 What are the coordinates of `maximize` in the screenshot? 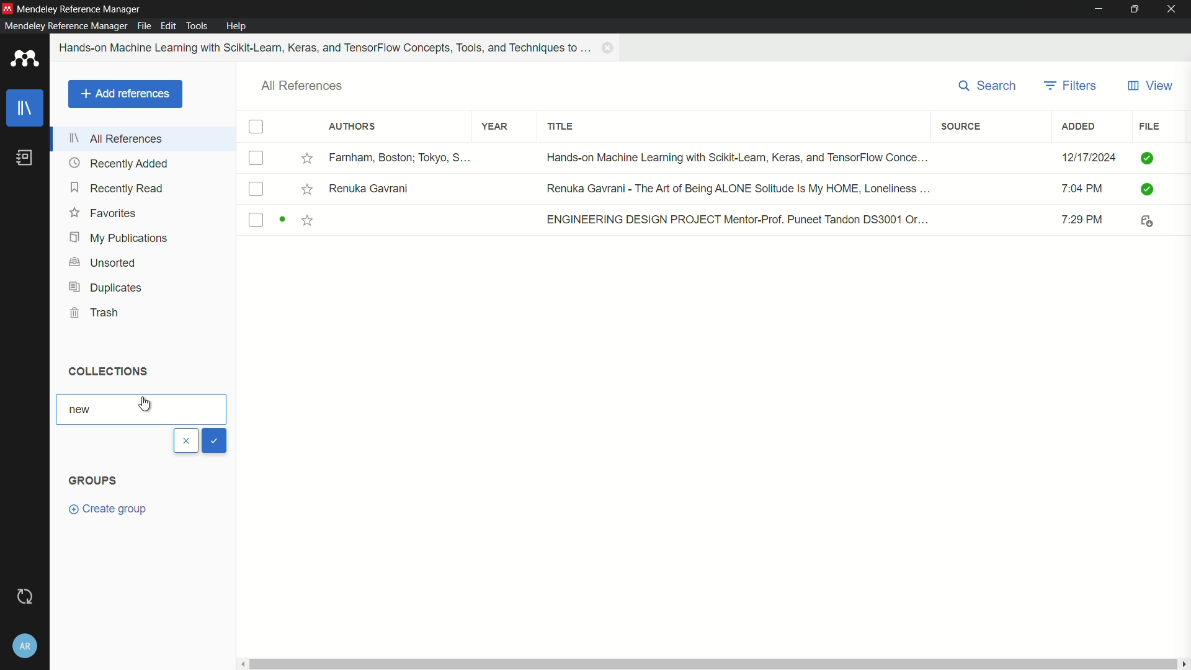 It's located at (1138, 9).